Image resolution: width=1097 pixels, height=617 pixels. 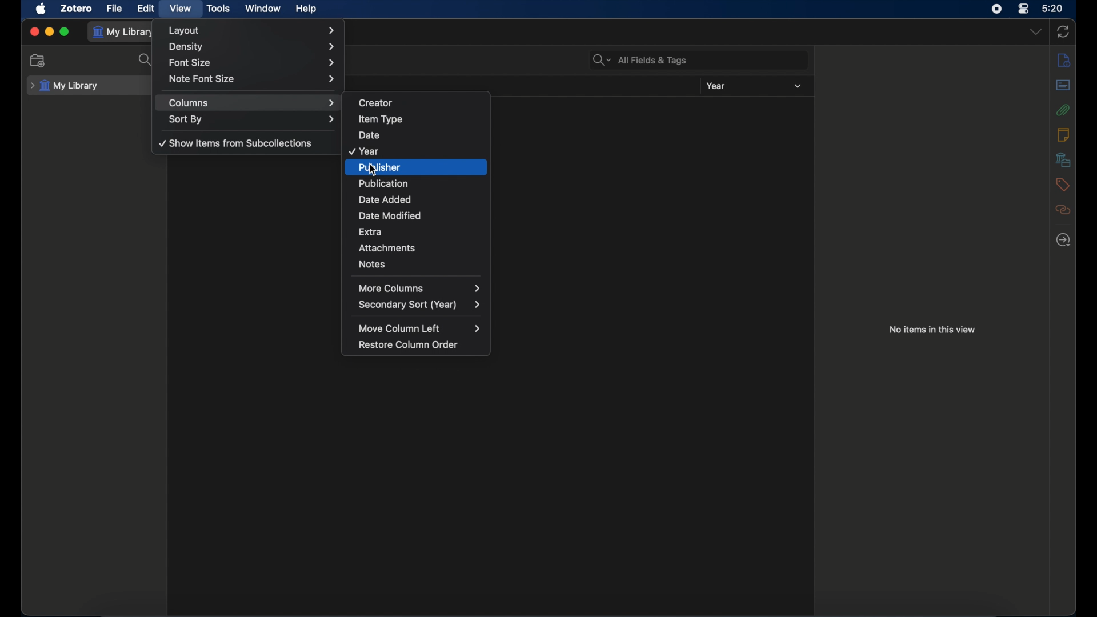 I want to click on window, so click(x=263, y=9).